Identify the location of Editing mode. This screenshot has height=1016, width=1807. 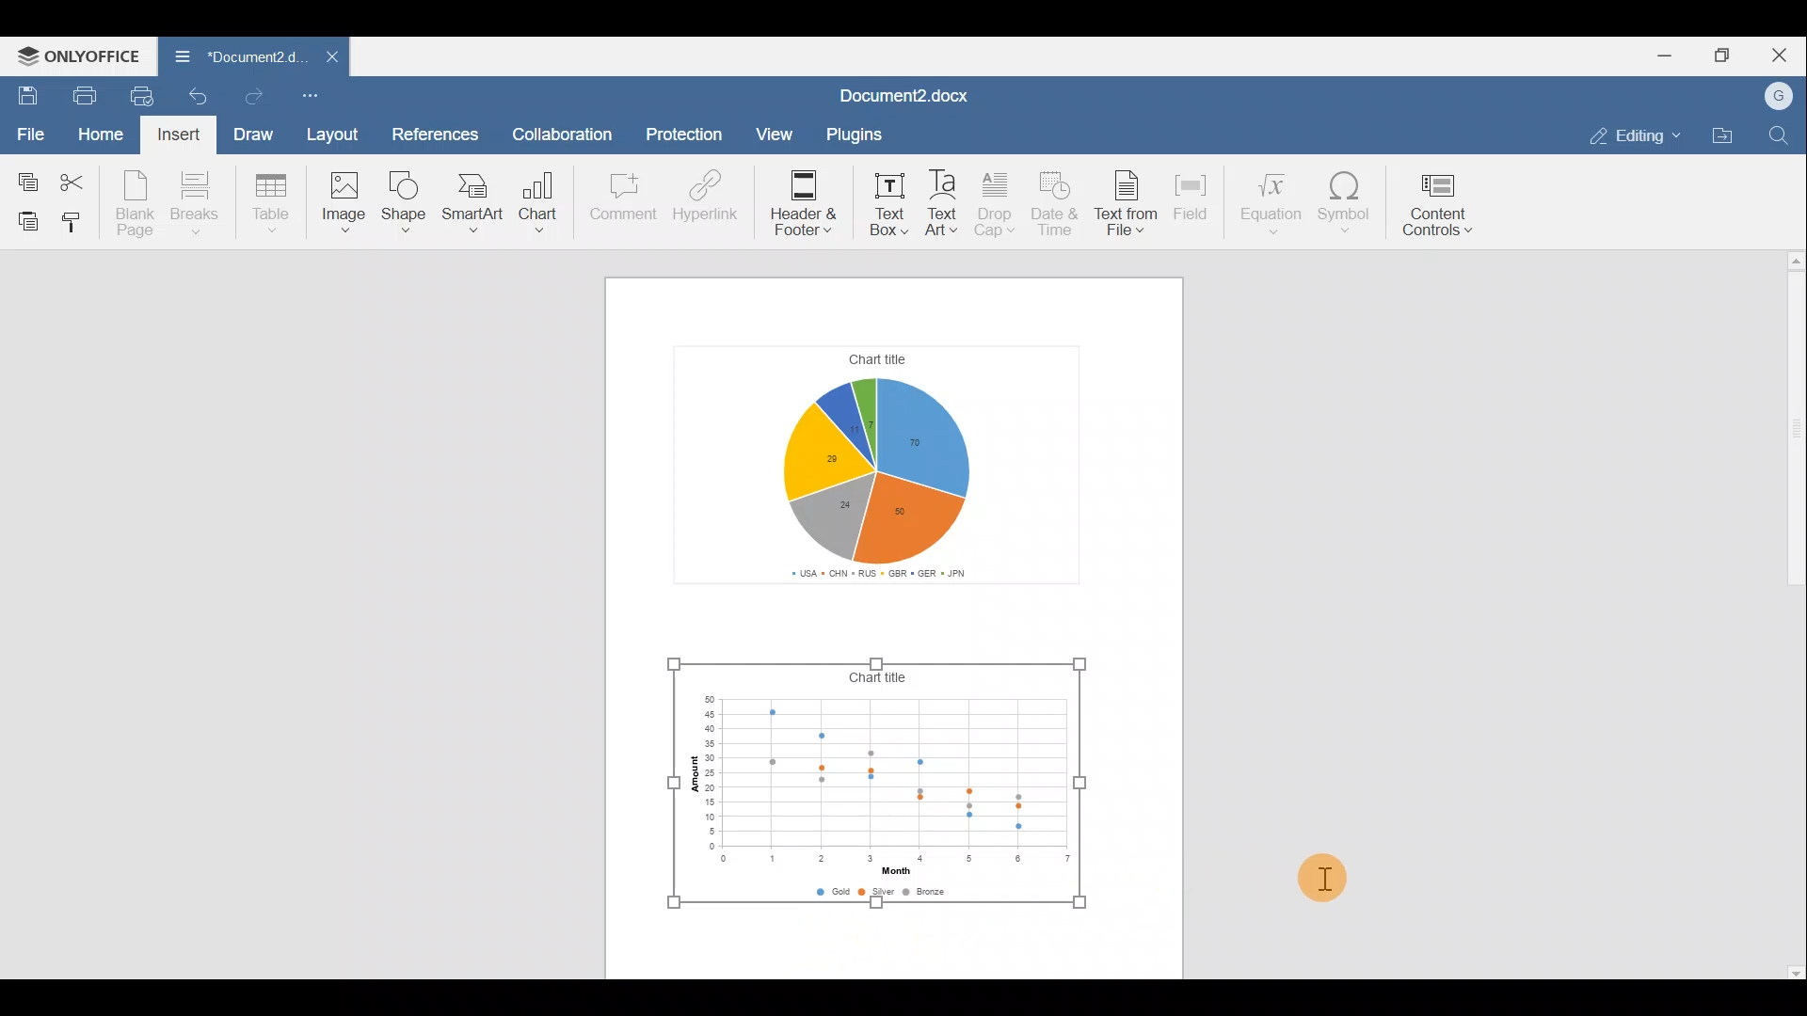
(1630, 135).